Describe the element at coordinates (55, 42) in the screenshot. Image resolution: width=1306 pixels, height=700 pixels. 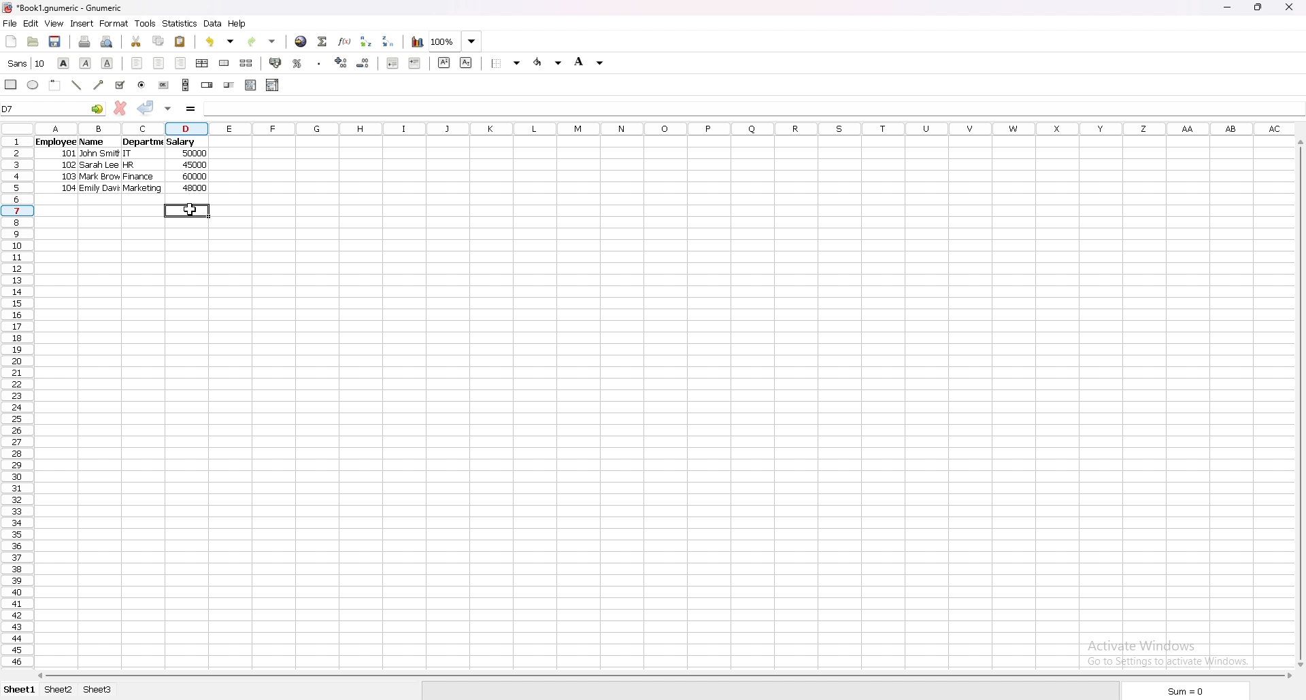
I see `save` at that location.